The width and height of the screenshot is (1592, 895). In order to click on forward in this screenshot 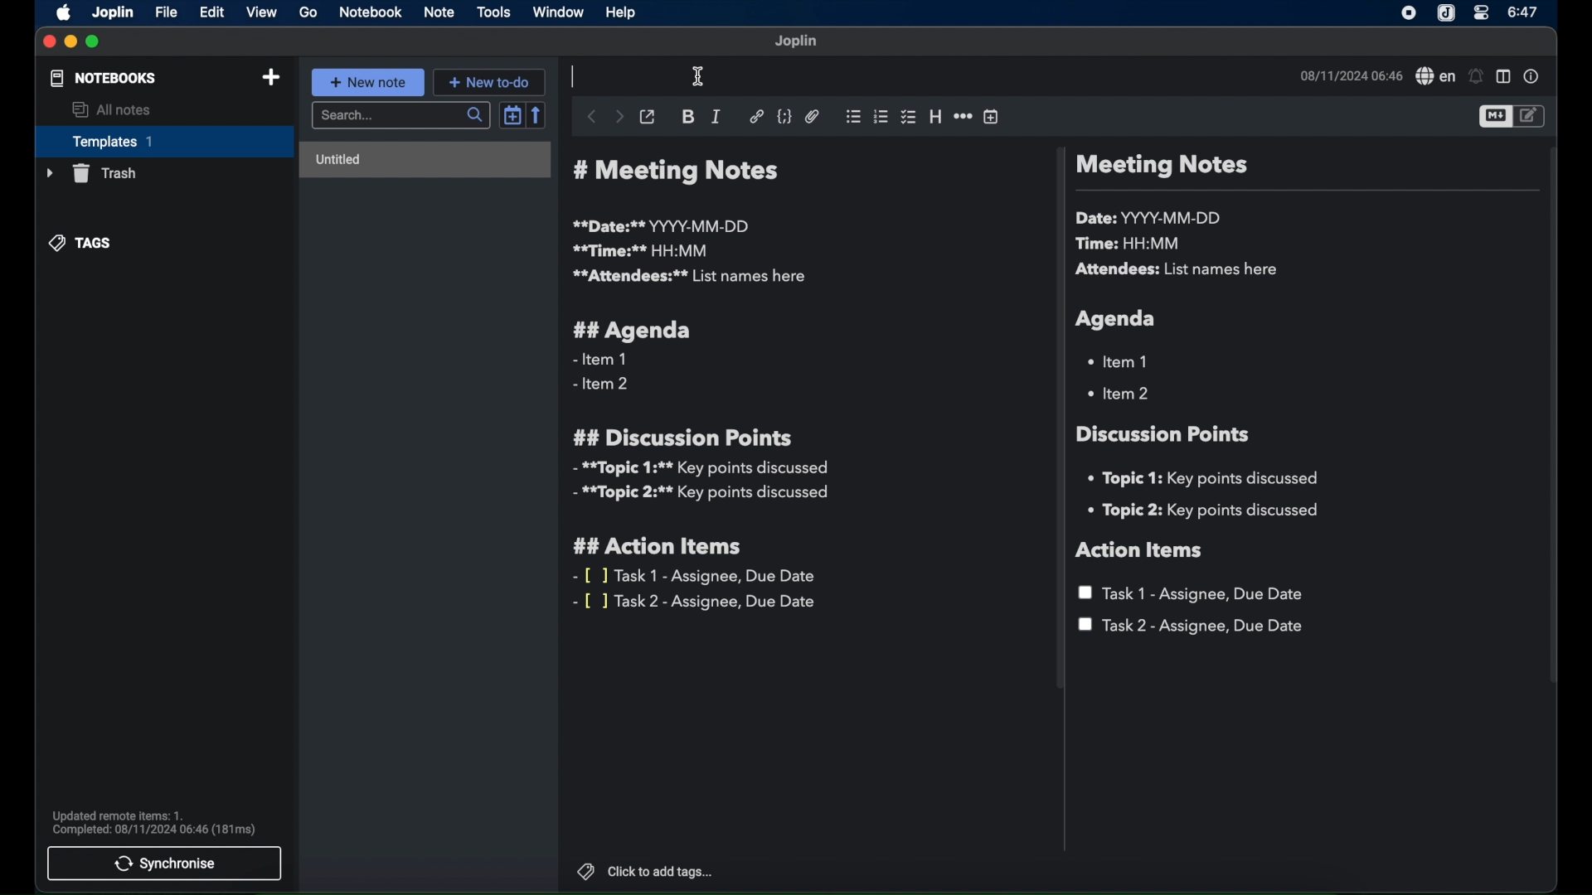, I will do `click(619, 118)`.